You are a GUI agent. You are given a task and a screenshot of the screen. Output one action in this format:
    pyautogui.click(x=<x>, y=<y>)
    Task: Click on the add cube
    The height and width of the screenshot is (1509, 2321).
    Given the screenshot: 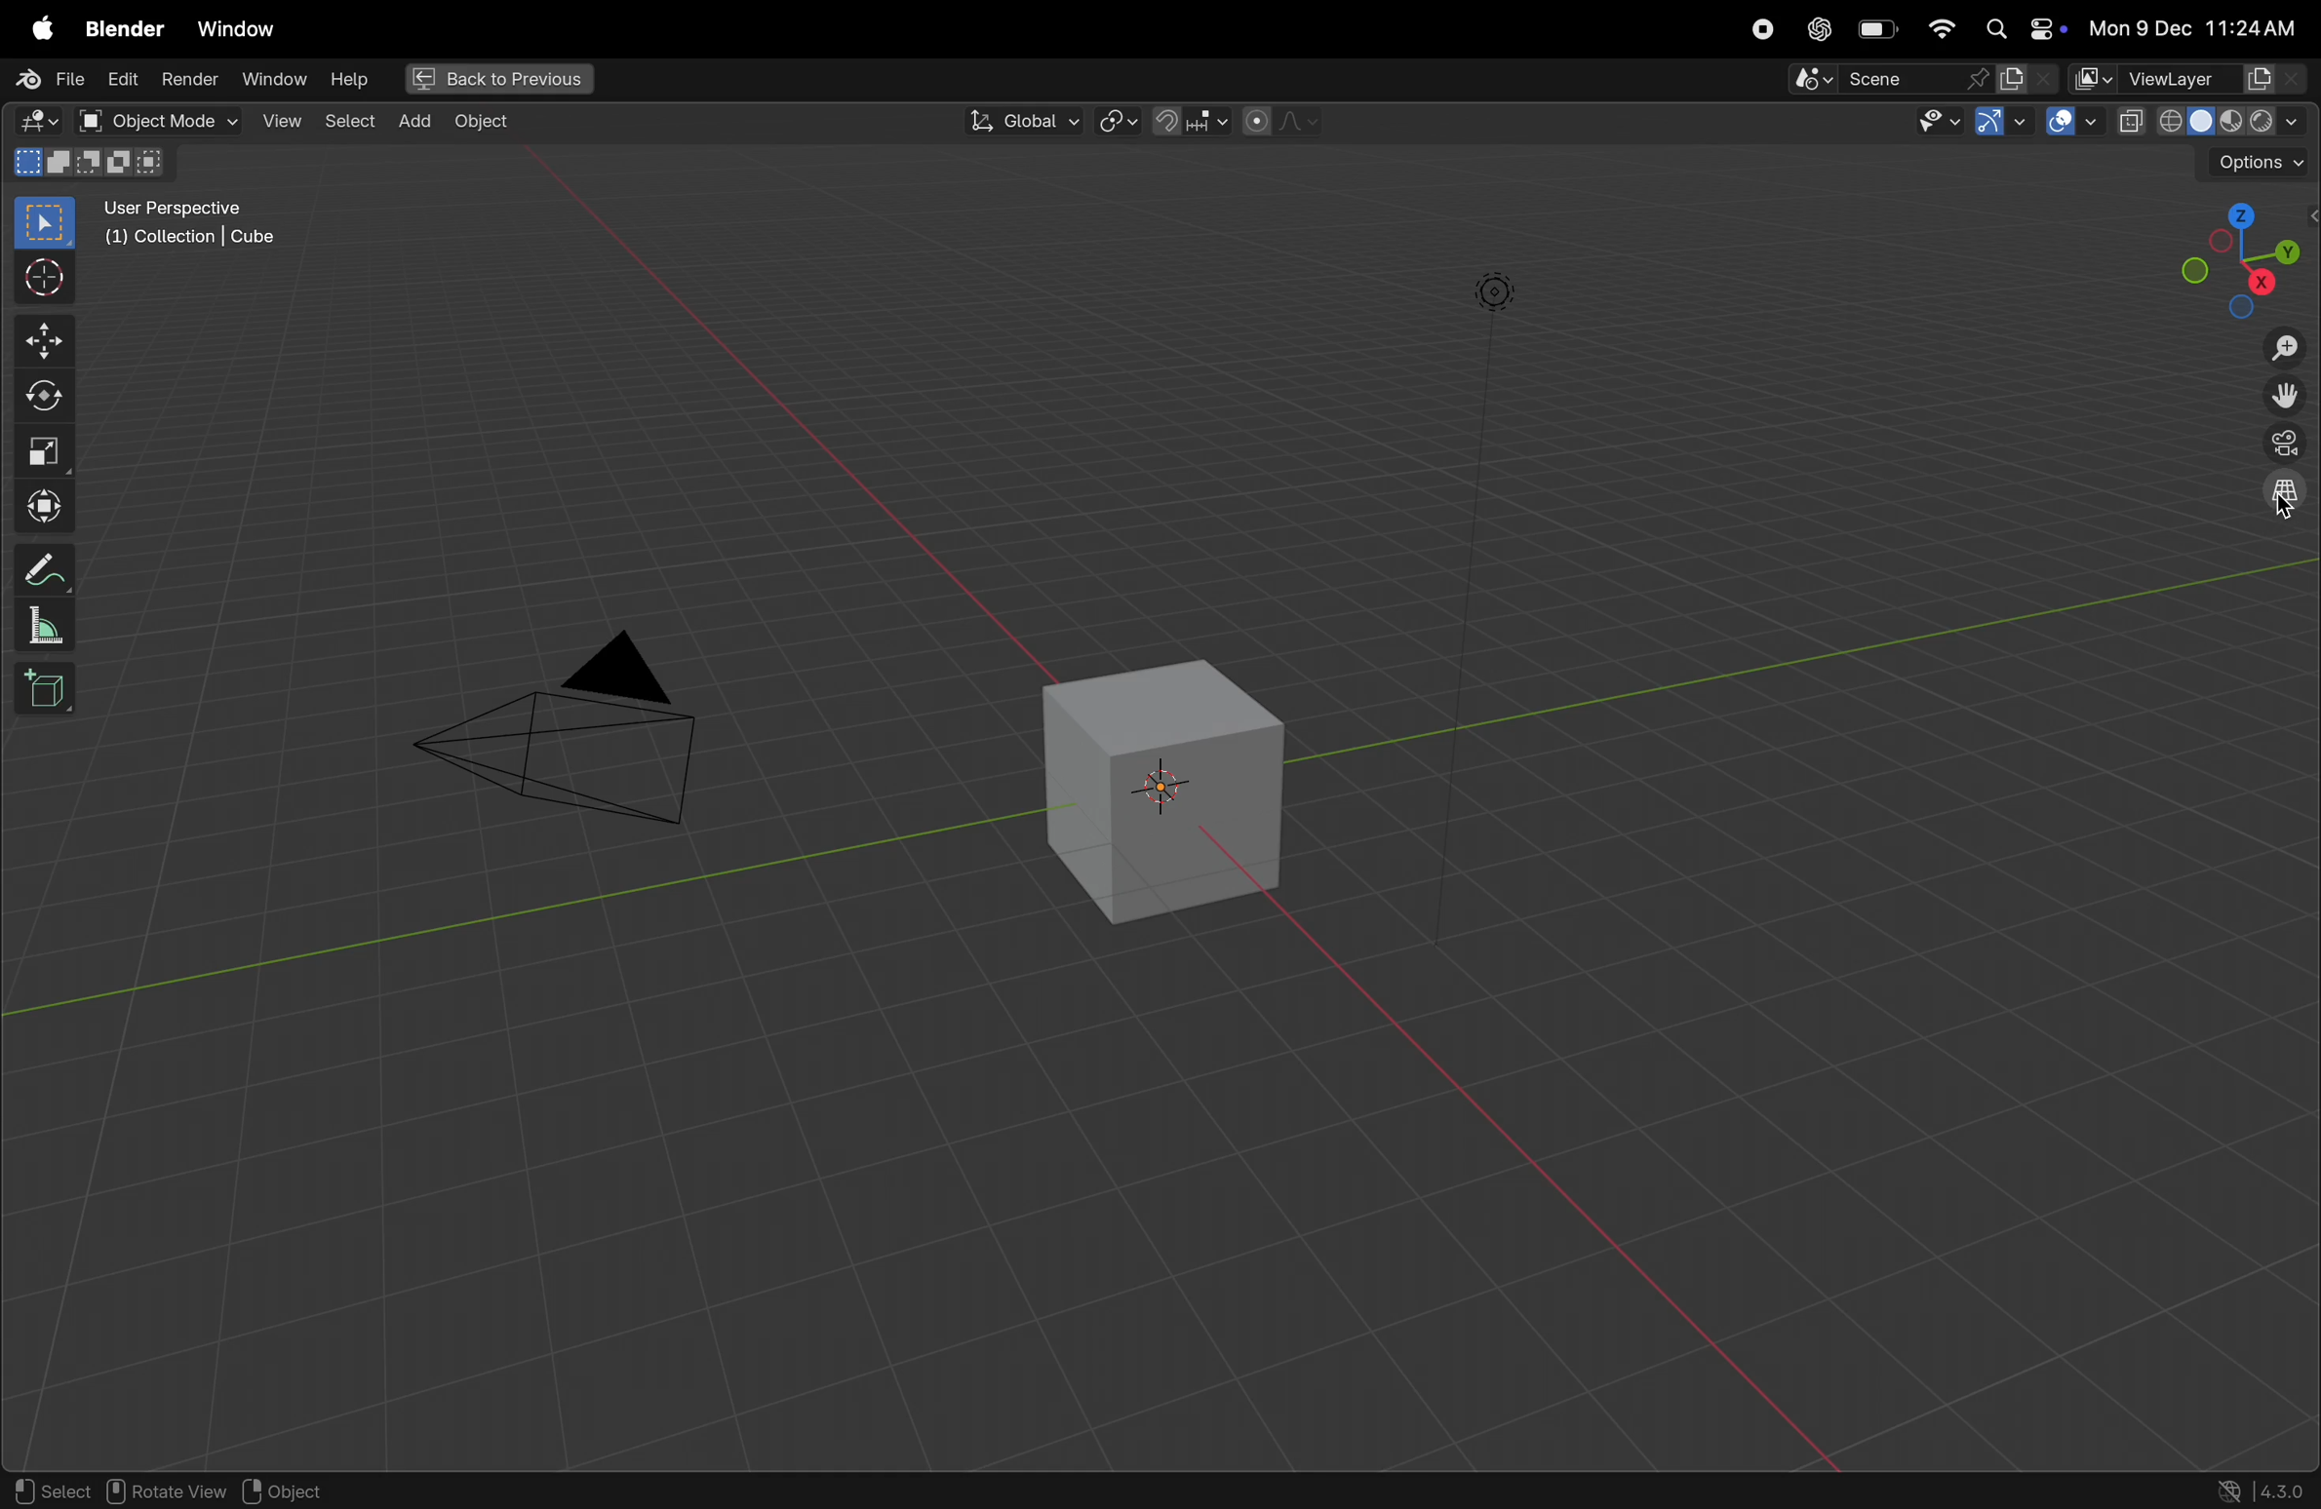 What is the action you would take?
    pyautogui.click(x=43, y=691)
    